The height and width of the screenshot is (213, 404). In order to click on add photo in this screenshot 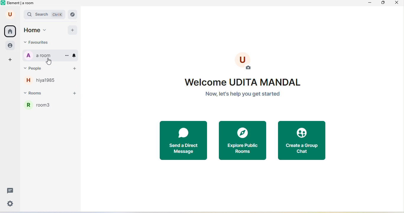, I will do `click(247, 61)`.